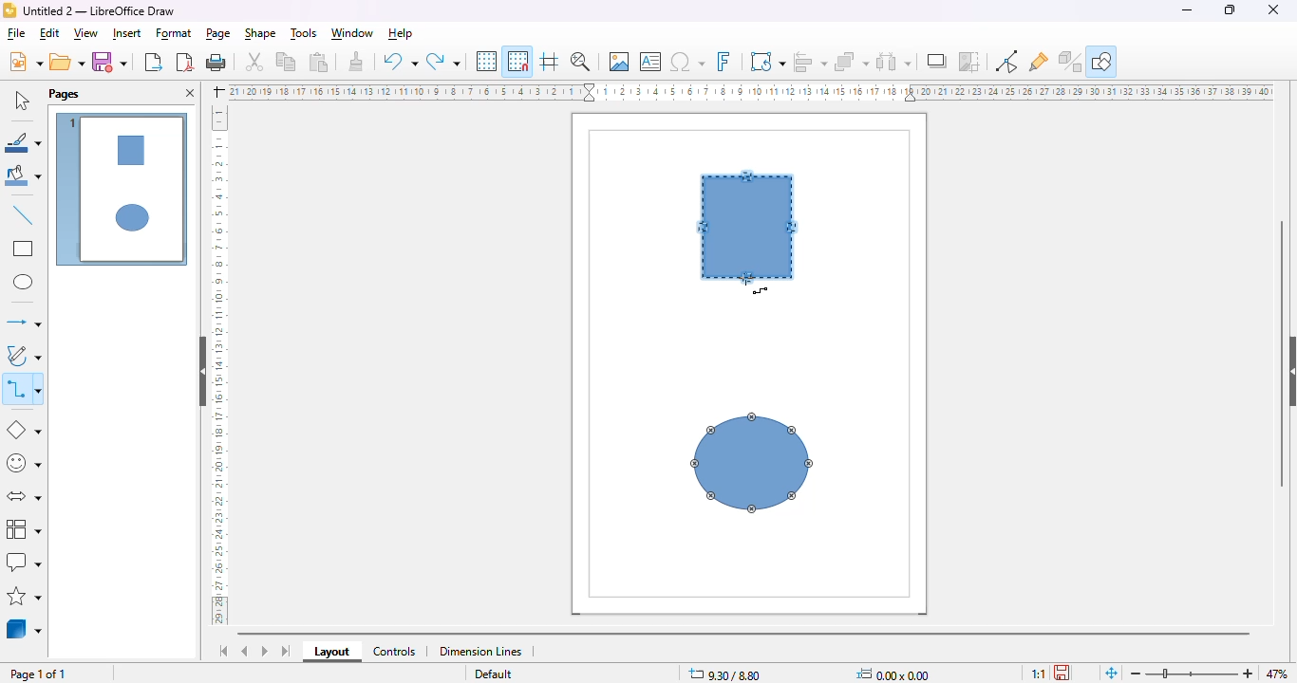 Image resolution: width=1297 pixels, height=683 pixels. What do you see at coordinates (265, 651) in the screenshot?
I see `scroll to next sheet` at bounding box center [265, 651].